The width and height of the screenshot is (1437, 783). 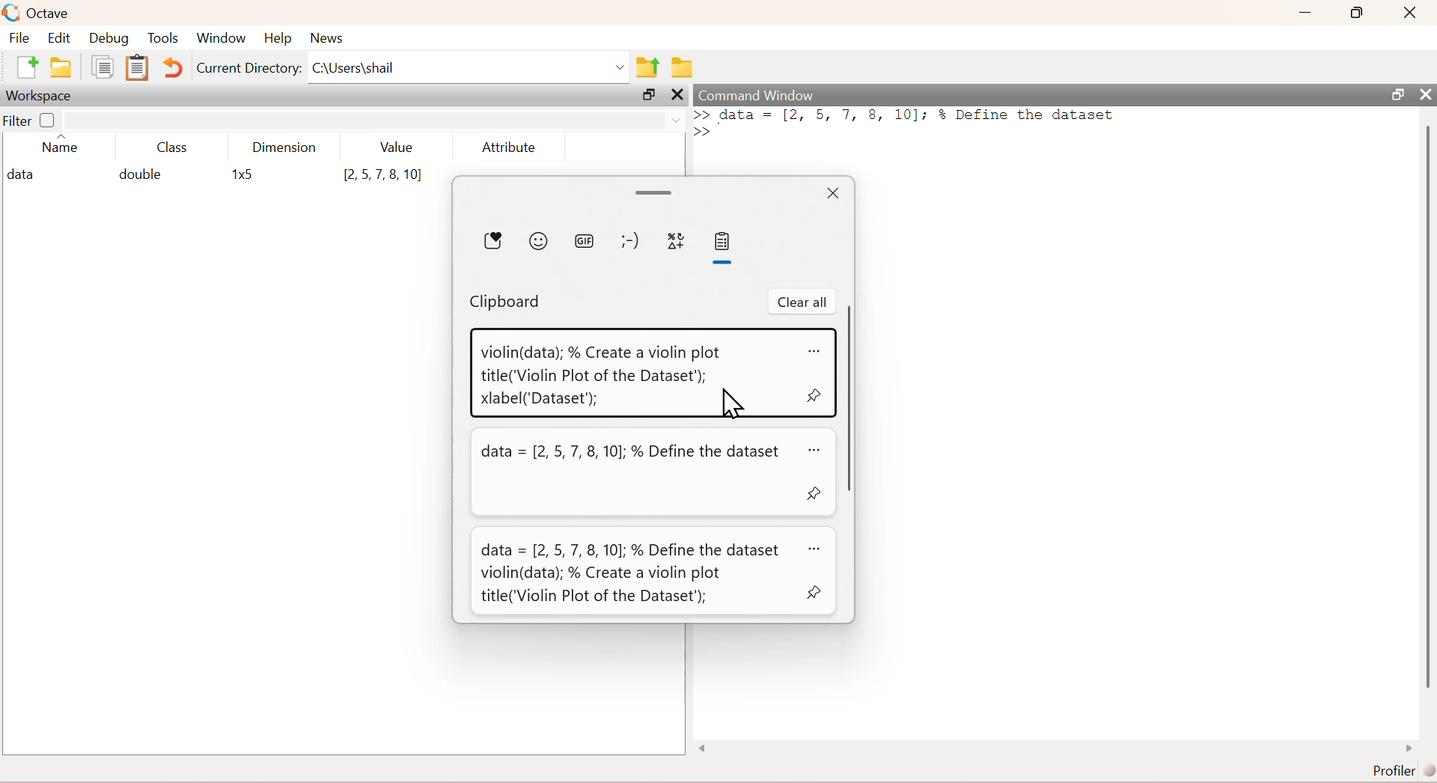 What do you see at coordinates (61, 67) in the screenshot?
I see `folder` at bounding box center [61, 67].